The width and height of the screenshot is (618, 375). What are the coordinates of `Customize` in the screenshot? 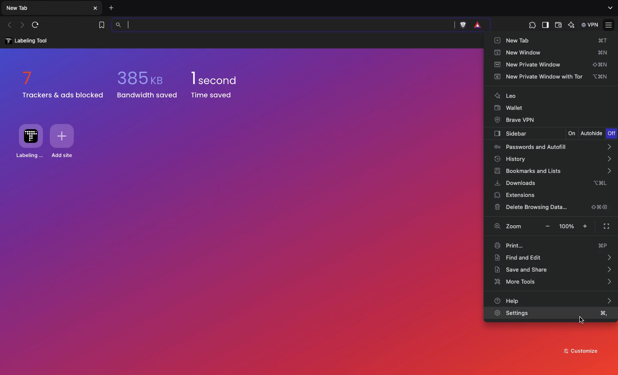 It's located at (579, 351).